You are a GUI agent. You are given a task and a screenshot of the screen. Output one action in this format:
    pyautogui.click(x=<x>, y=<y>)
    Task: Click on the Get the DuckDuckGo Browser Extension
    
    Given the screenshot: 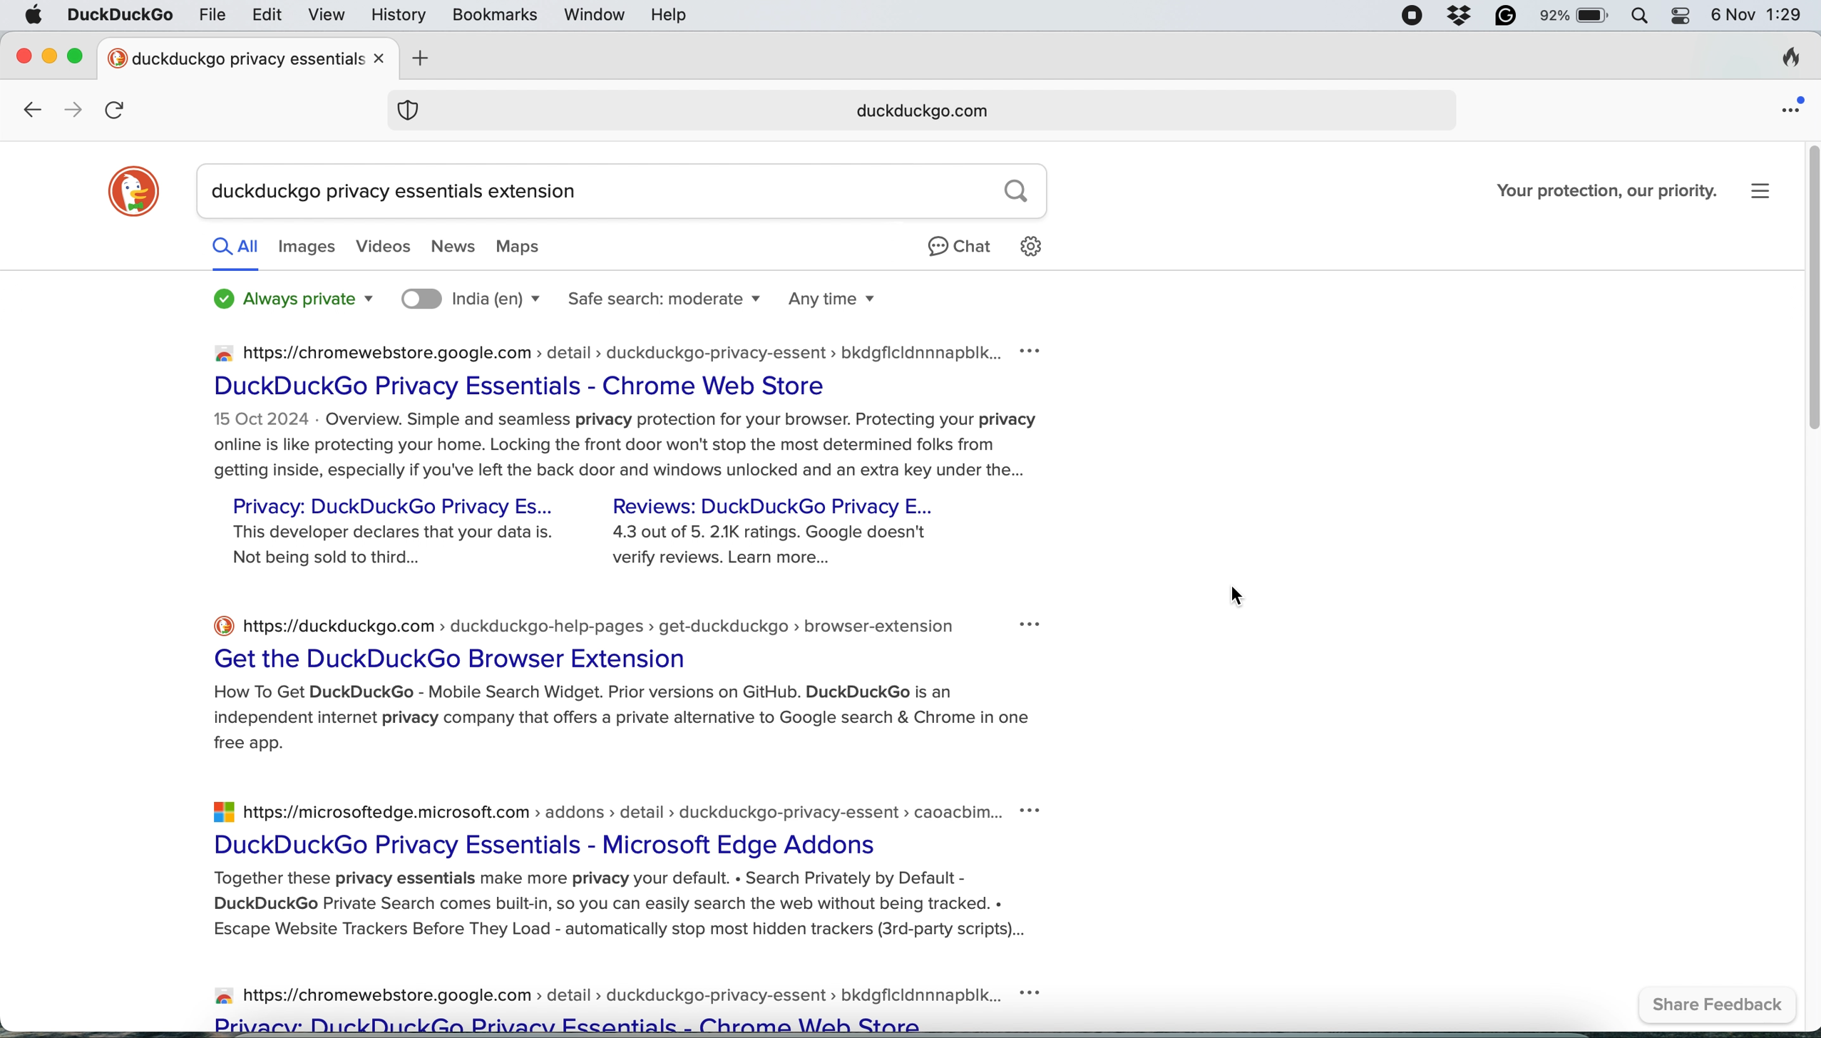 What is the action you would take?
    pyautogui.click(x=458, y=656)
    